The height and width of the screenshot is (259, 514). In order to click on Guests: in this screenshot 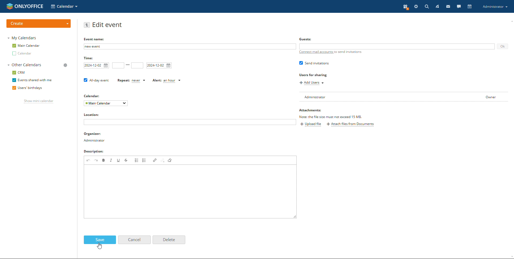, I will do `click(307, 39)`.